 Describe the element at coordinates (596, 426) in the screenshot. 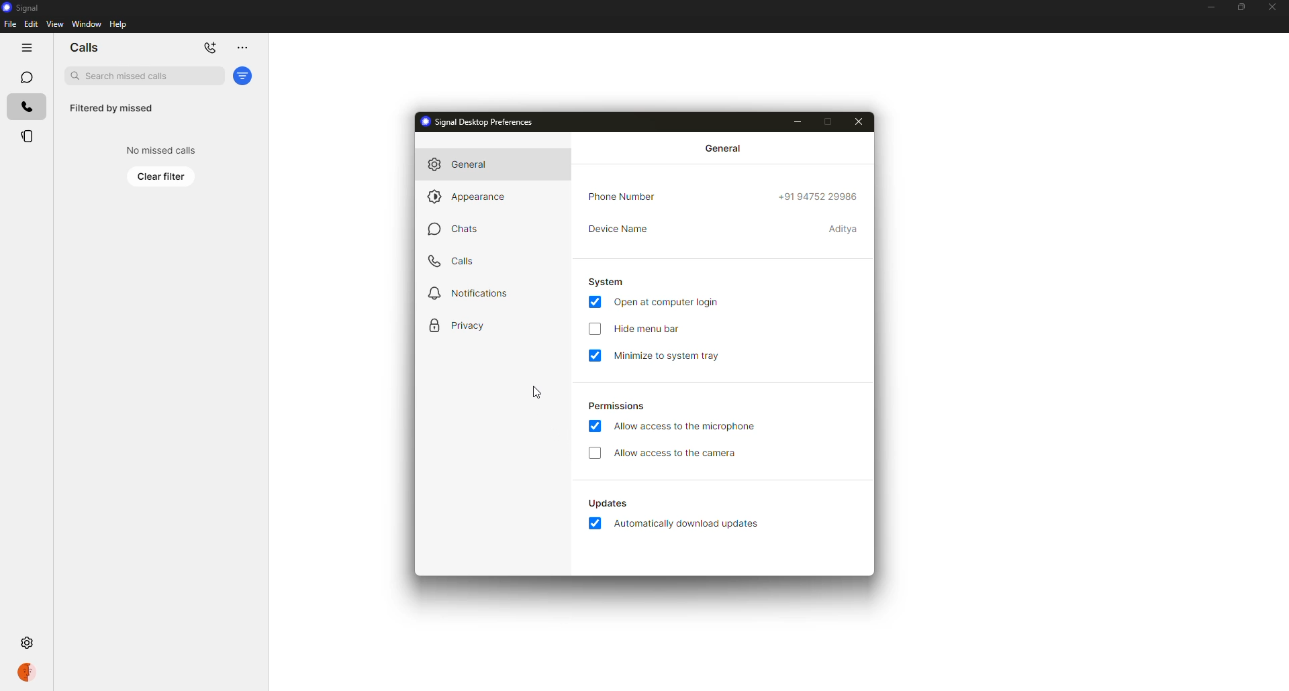

I see `enabled` at that location.